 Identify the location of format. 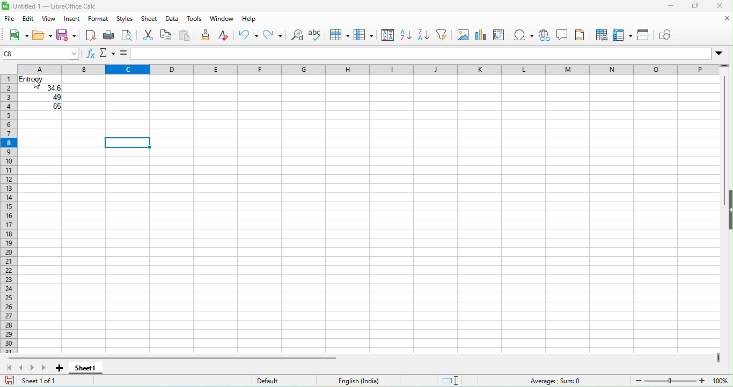
(97, 20).